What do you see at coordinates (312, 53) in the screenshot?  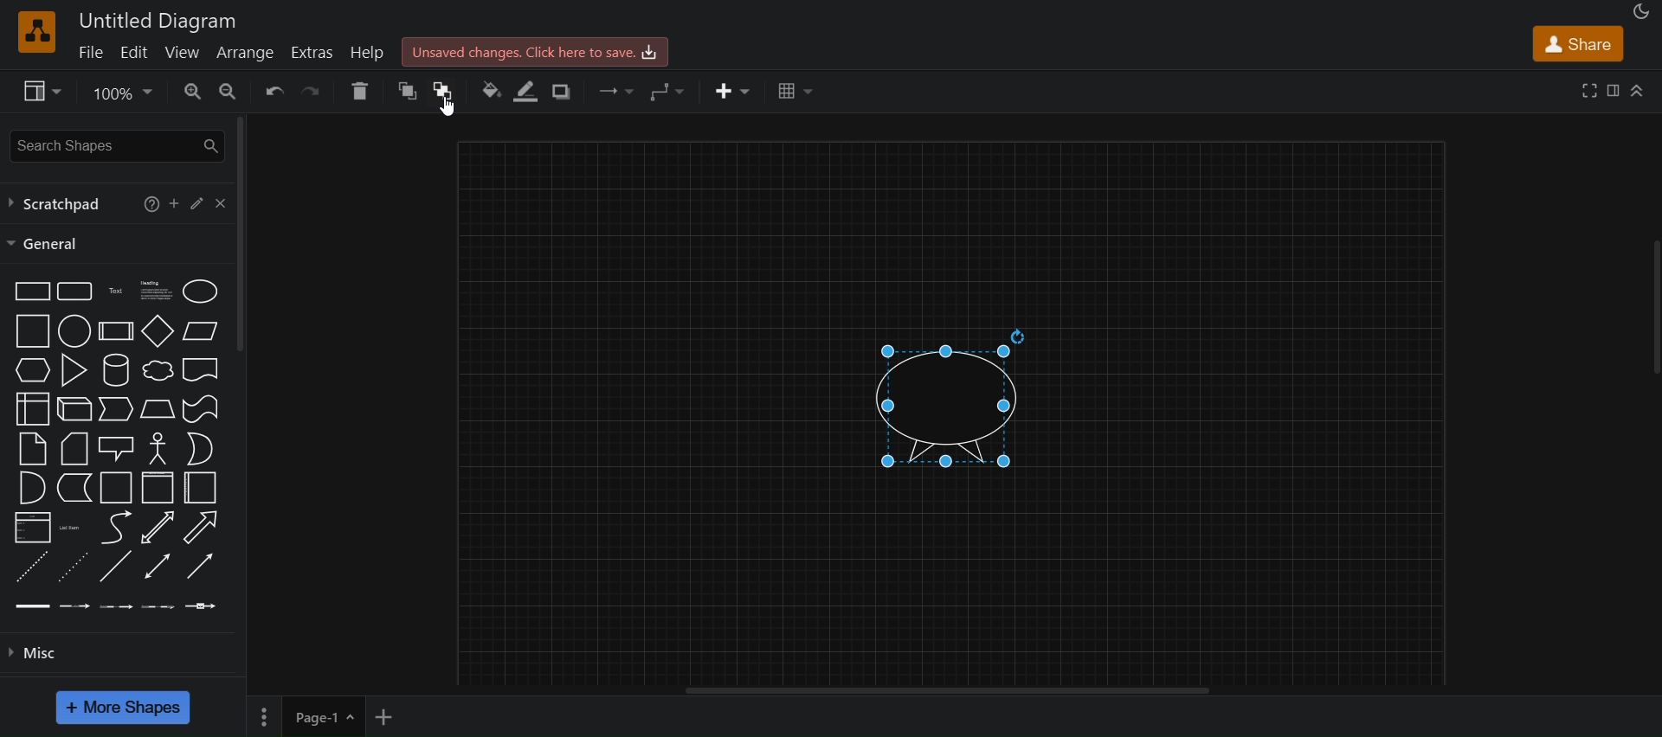 I see `extras` at bounding box center [312, 53].